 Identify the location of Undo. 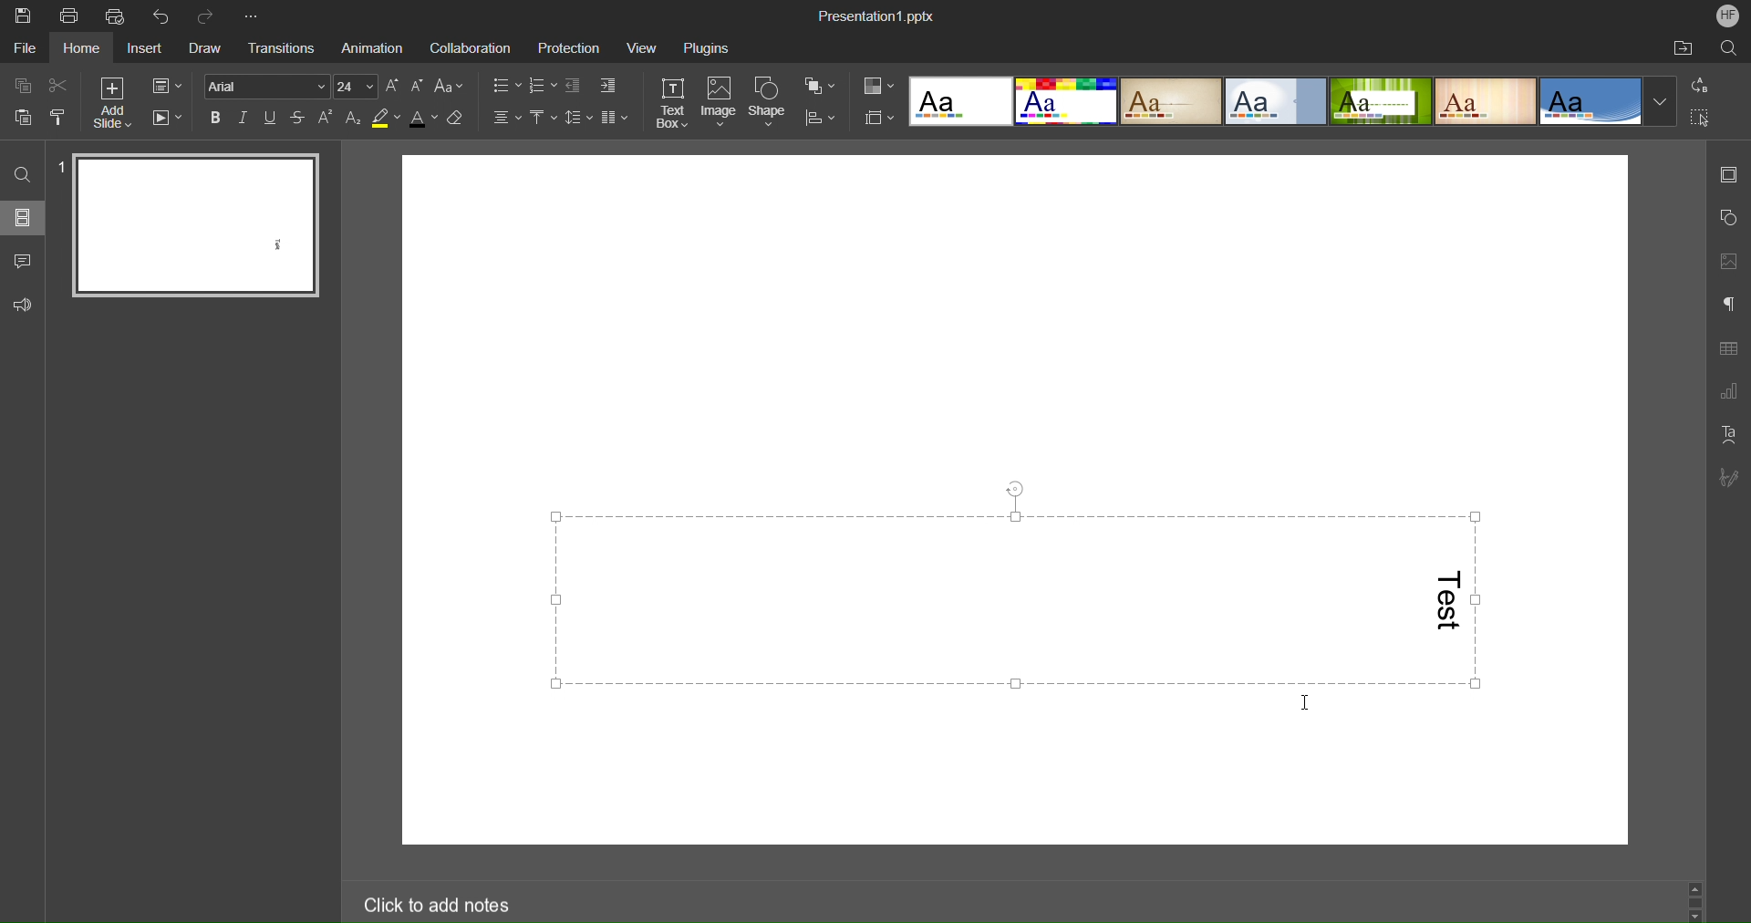
(164, 16).